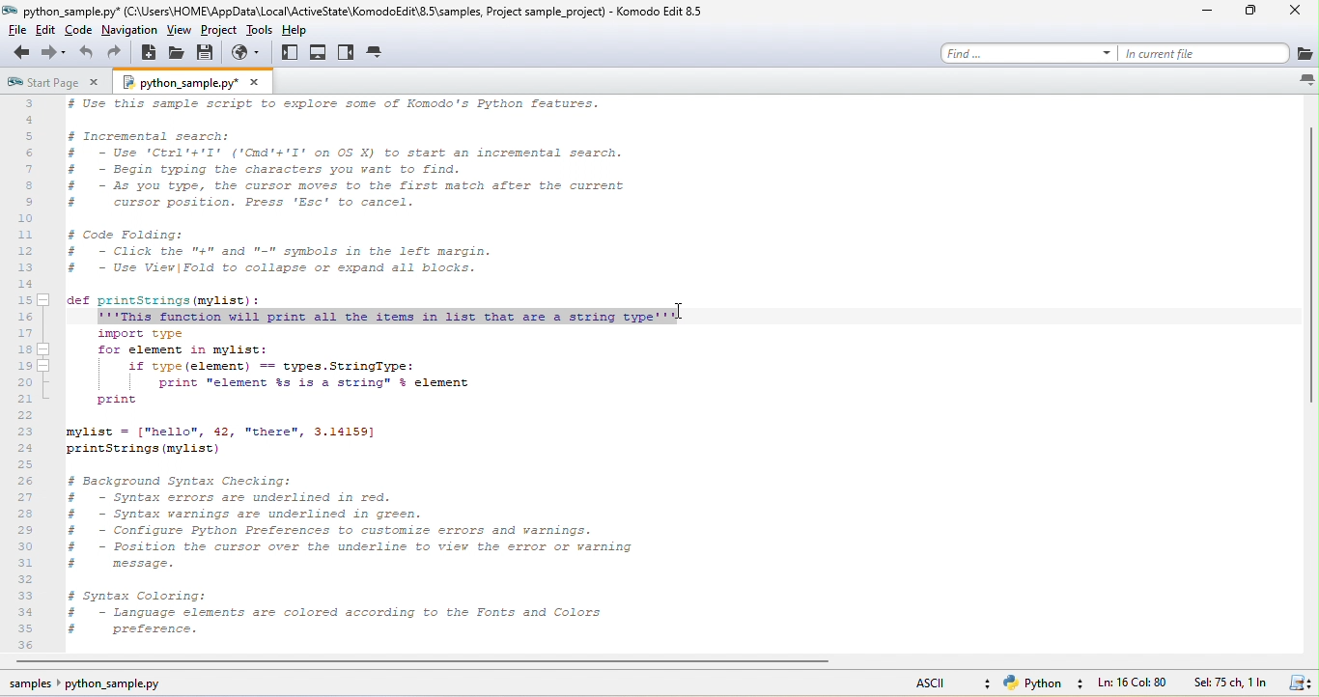  Describe the element at coordinates (1254, 14) in the screenshot. I see `maximize` at that location.